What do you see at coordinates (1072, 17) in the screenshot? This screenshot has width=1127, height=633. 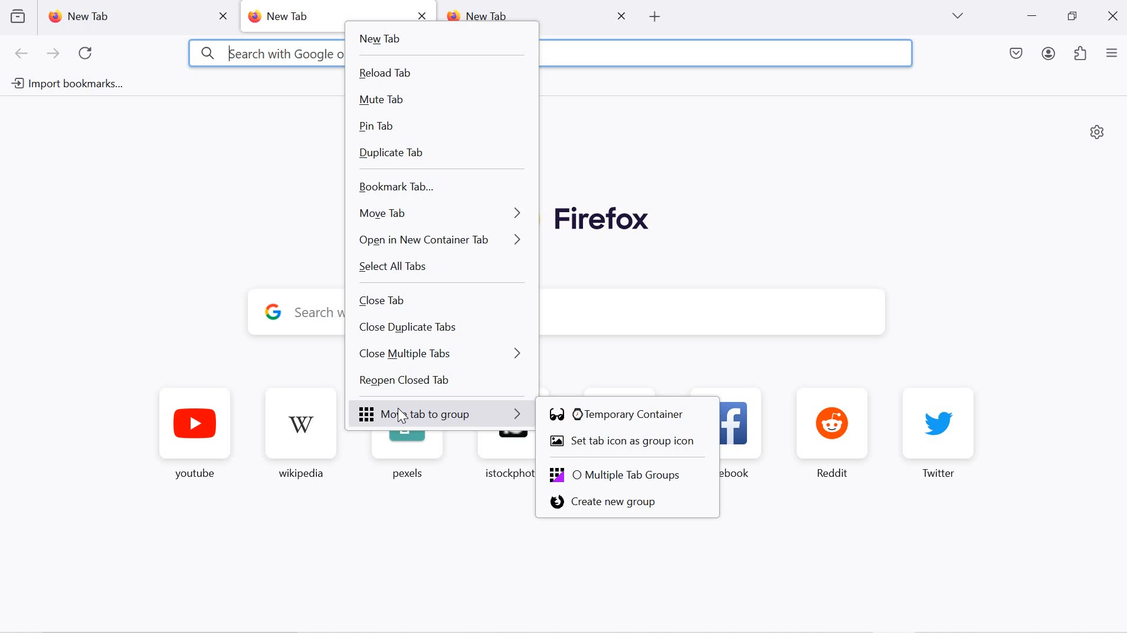 I see `restore down` at bounding box center [1072, 17].